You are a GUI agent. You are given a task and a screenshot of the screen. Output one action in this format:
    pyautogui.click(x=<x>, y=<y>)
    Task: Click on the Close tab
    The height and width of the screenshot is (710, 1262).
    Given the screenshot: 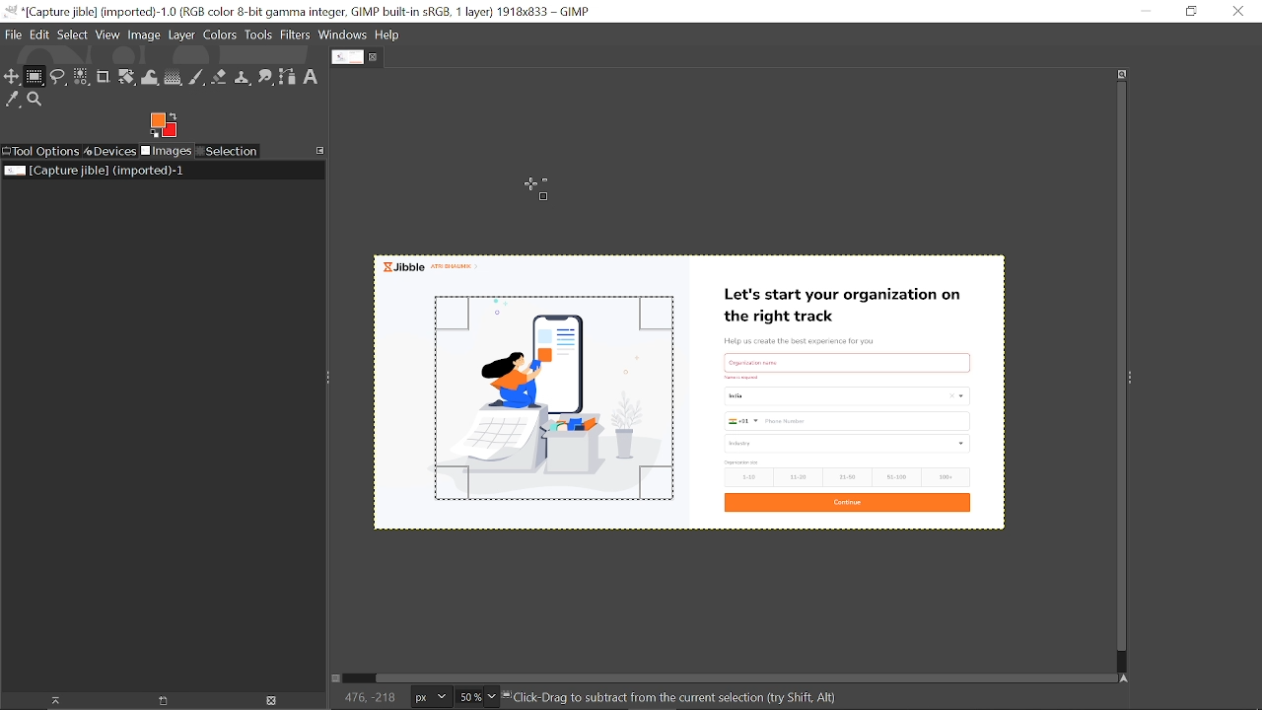 What is the action you would take?
    pyautogui.click(x=376, y=57)
    